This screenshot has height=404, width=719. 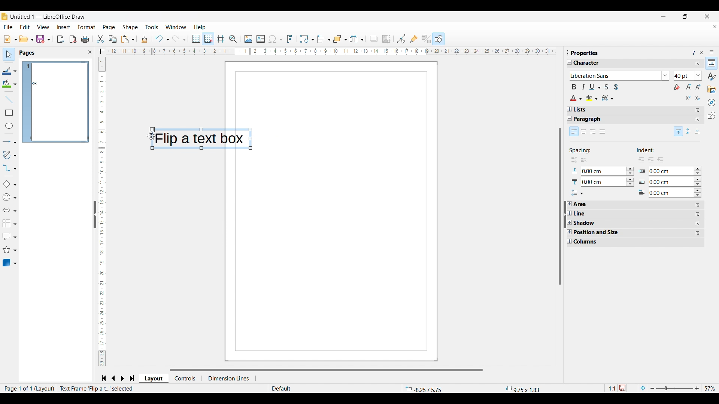 I want to click on Edit menu, so click(x=25, y=27).